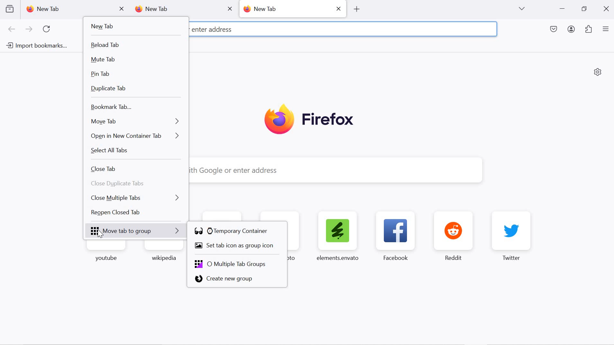 The height and width of the screenshot is (345, 614). I want to click on mute tab, so click(135, 60).